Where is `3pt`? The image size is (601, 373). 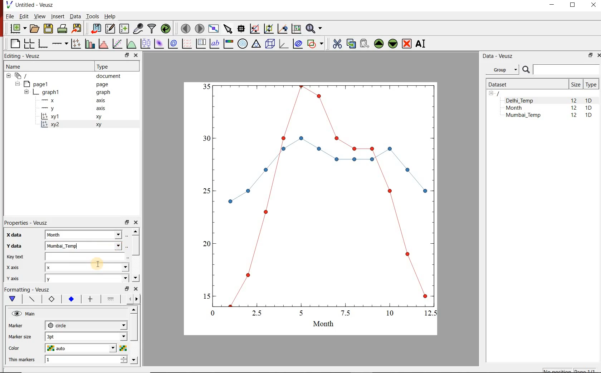
3pt is located at coordinates (86, 337).